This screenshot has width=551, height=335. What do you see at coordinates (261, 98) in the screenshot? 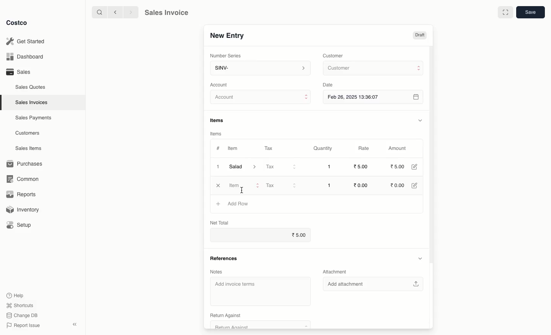
I see `Account` at bounding box center [261, 98].